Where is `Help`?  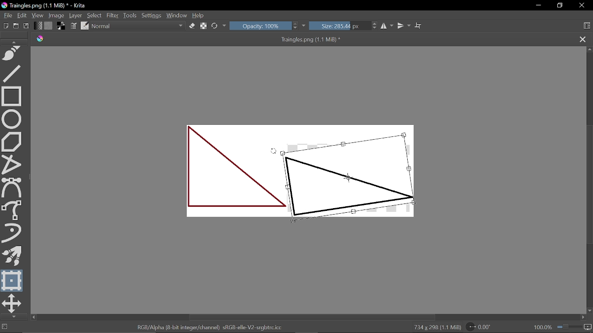 Help is located at coordinates (198, 16).